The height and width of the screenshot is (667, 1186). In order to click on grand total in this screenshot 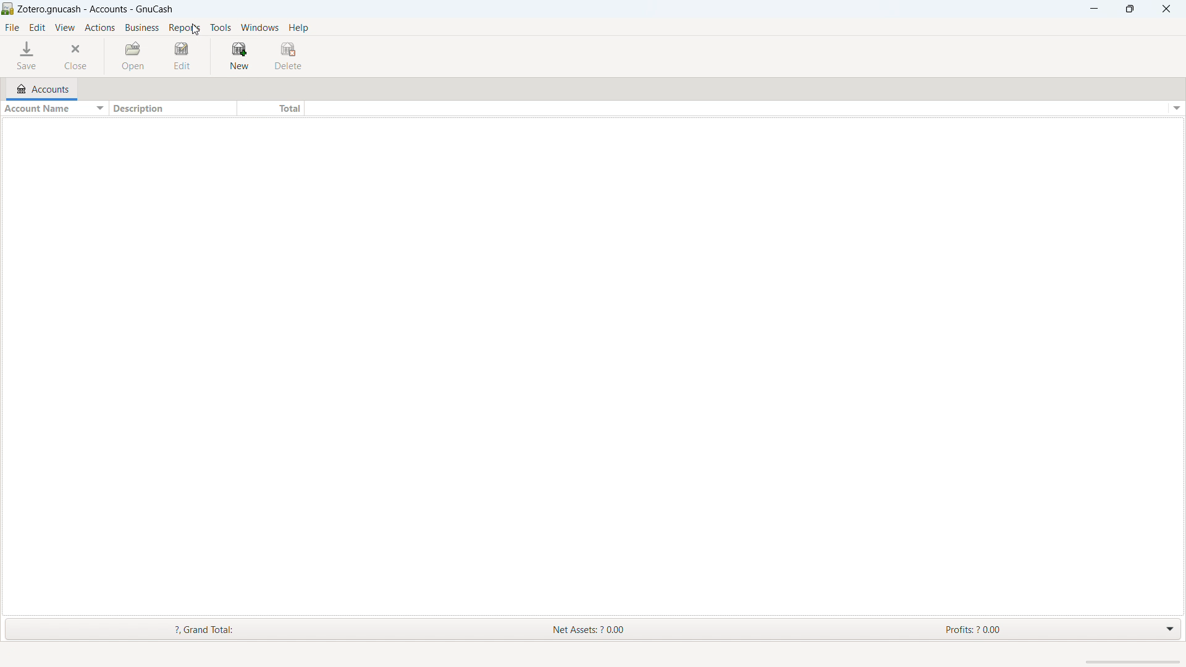, I will do `click(191, 630)`.